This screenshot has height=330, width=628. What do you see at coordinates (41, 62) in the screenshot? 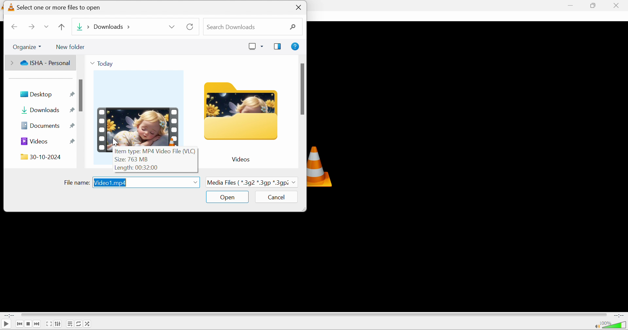
I see `ISHA - Personal` at bounding box center [41, 62].